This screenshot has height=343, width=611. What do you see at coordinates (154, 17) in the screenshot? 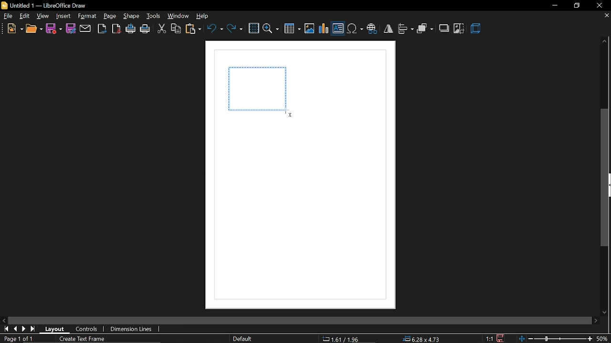
I see `tools` at bounding box center [154, 17].